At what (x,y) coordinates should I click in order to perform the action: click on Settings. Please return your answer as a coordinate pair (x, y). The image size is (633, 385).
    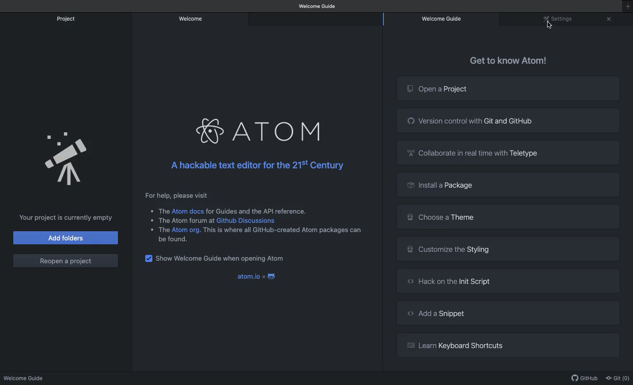
    Looking at the image, I should click on (559, 20).